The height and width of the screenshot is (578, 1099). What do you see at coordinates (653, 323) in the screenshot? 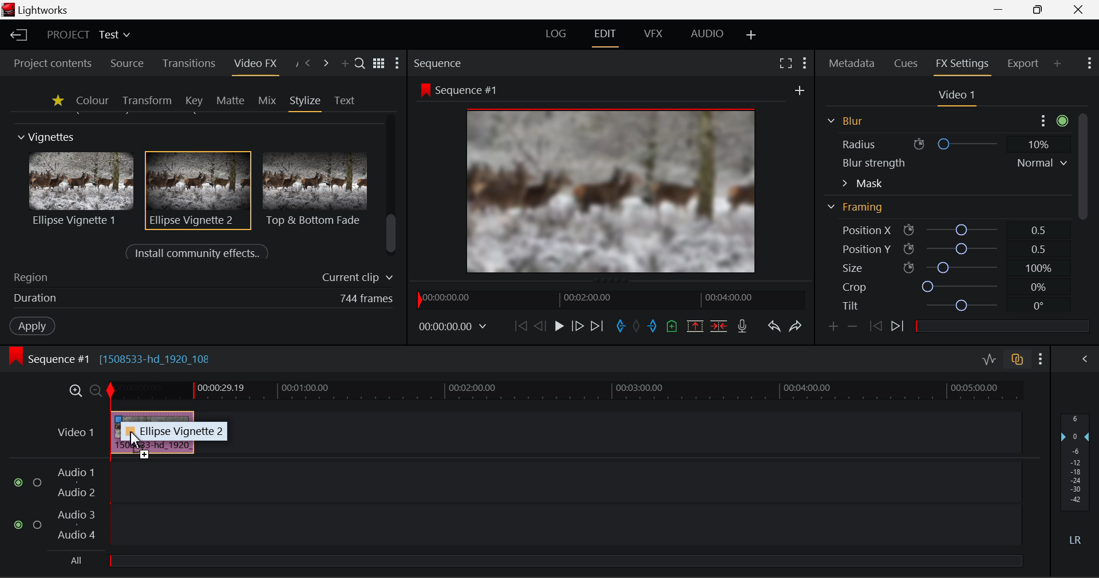
I see `Mark Out` at bounding box center [653, 323].